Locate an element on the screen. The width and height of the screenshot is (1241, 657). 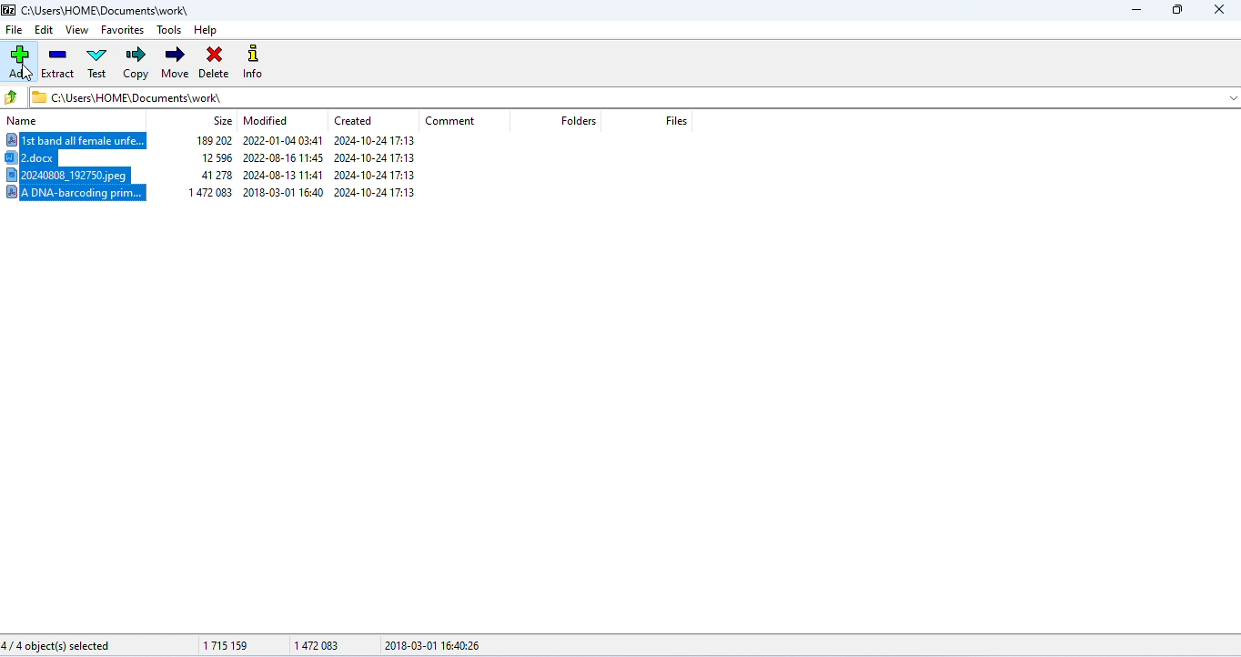
move is located at coordinates (175, 63).